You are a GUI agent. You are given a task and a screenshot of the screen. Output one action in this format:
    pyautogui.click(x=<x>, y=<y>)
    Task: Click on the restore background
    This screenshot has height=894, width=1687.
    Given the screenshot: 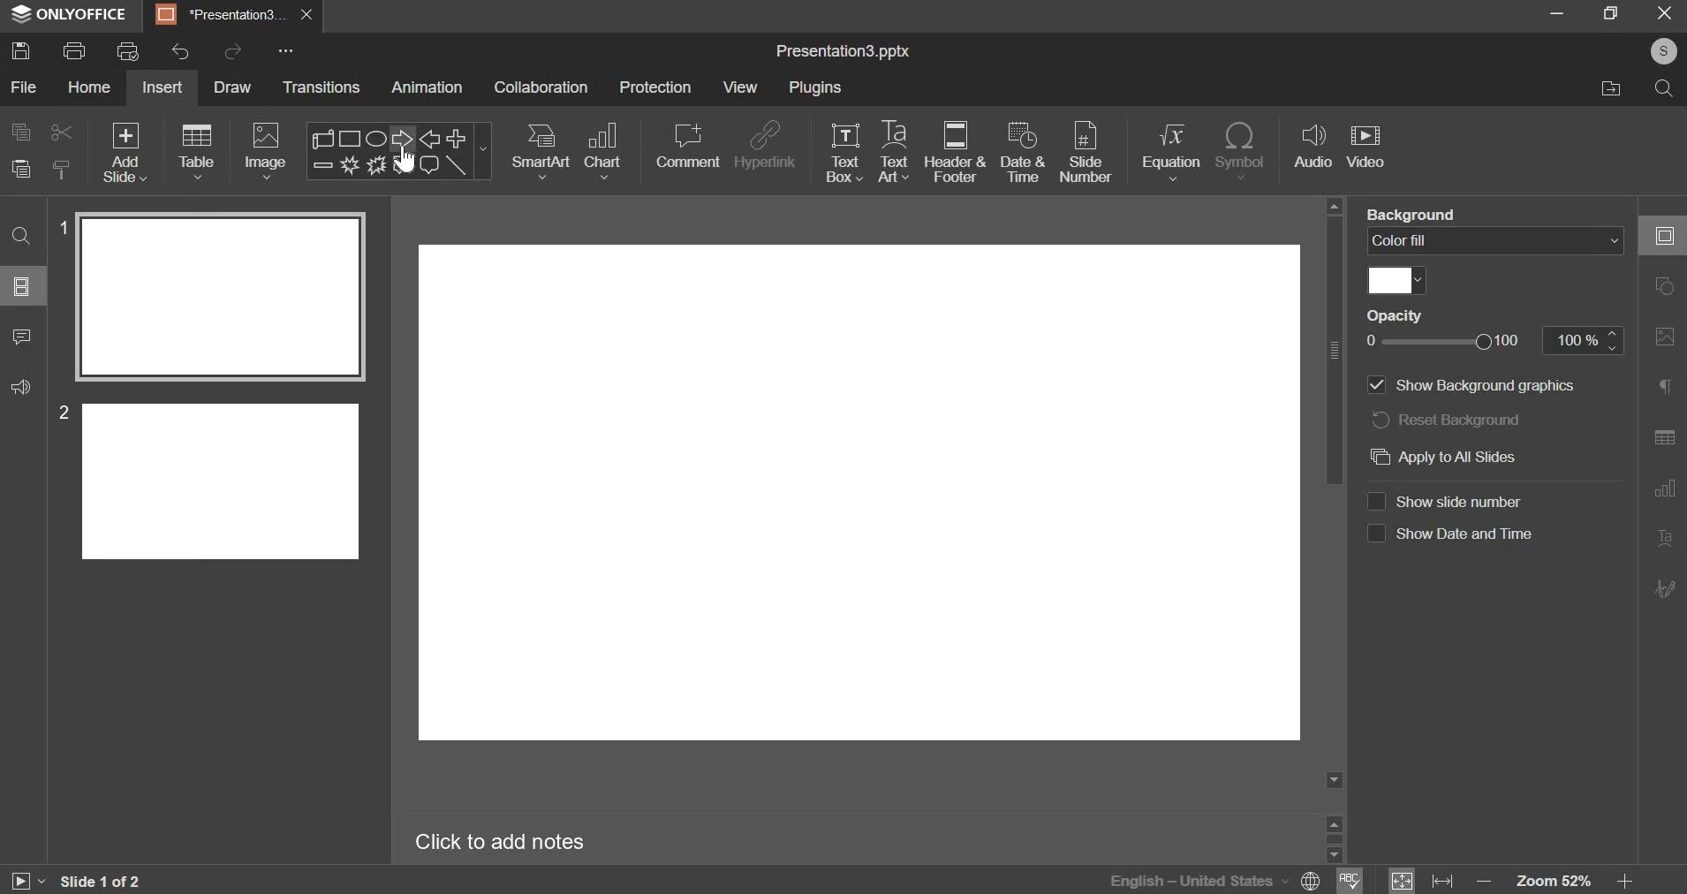 What is the action you would take?
    pyautogui.click(x=1447, y=418)
    